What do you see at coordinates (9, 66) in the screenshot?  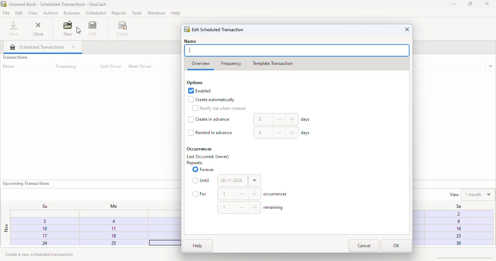 I see `name` at bounding box center [9, 66].